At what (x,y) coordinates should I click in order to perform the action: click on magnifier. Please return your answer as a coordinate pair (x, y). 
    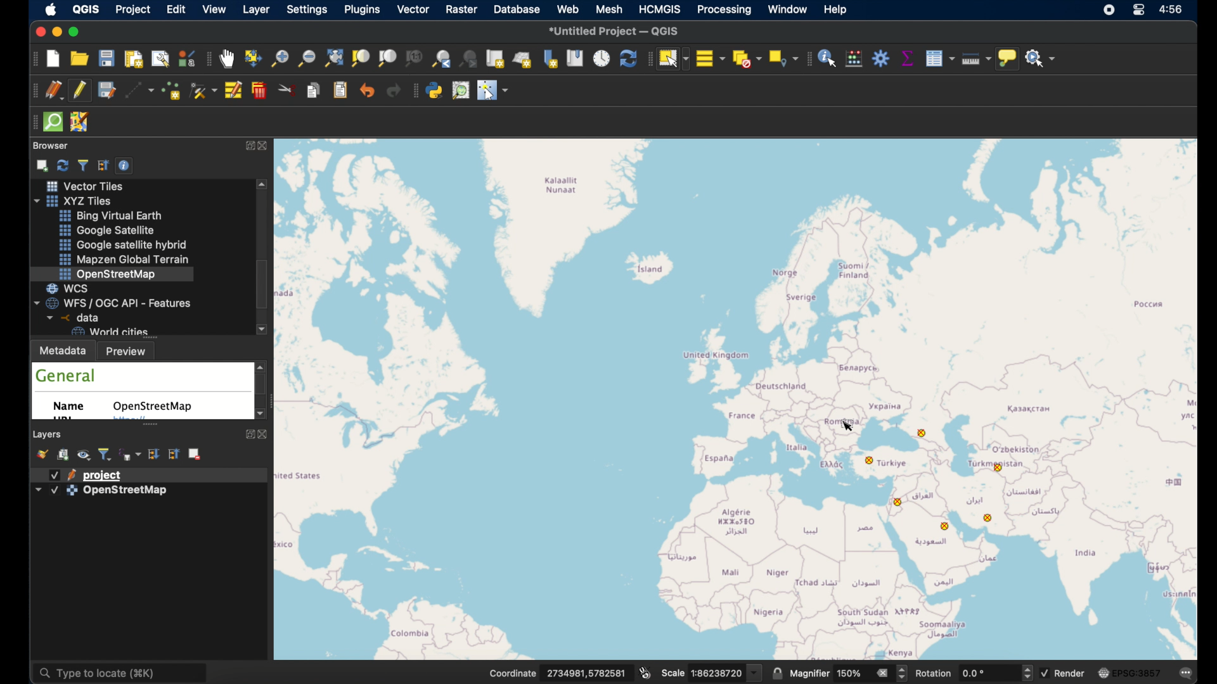
    Looking at the image, I should click on (809, 673).